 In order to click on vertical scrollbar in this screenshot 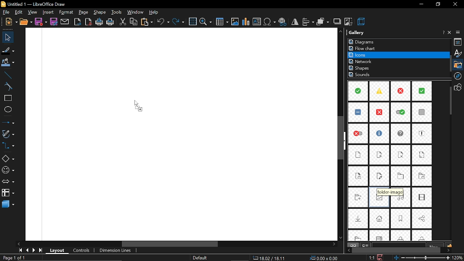, I will do `click(449, 101)`.